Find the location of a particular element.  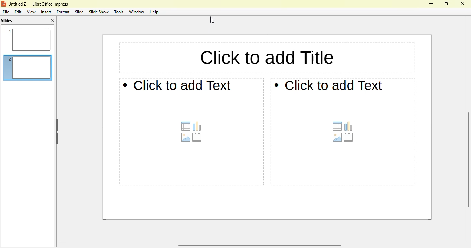

maximize is located at coordinates (447, 3).